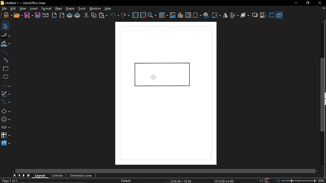 This screenshot has width=326, height=183. I want to click on arrows, so click(6, 127).